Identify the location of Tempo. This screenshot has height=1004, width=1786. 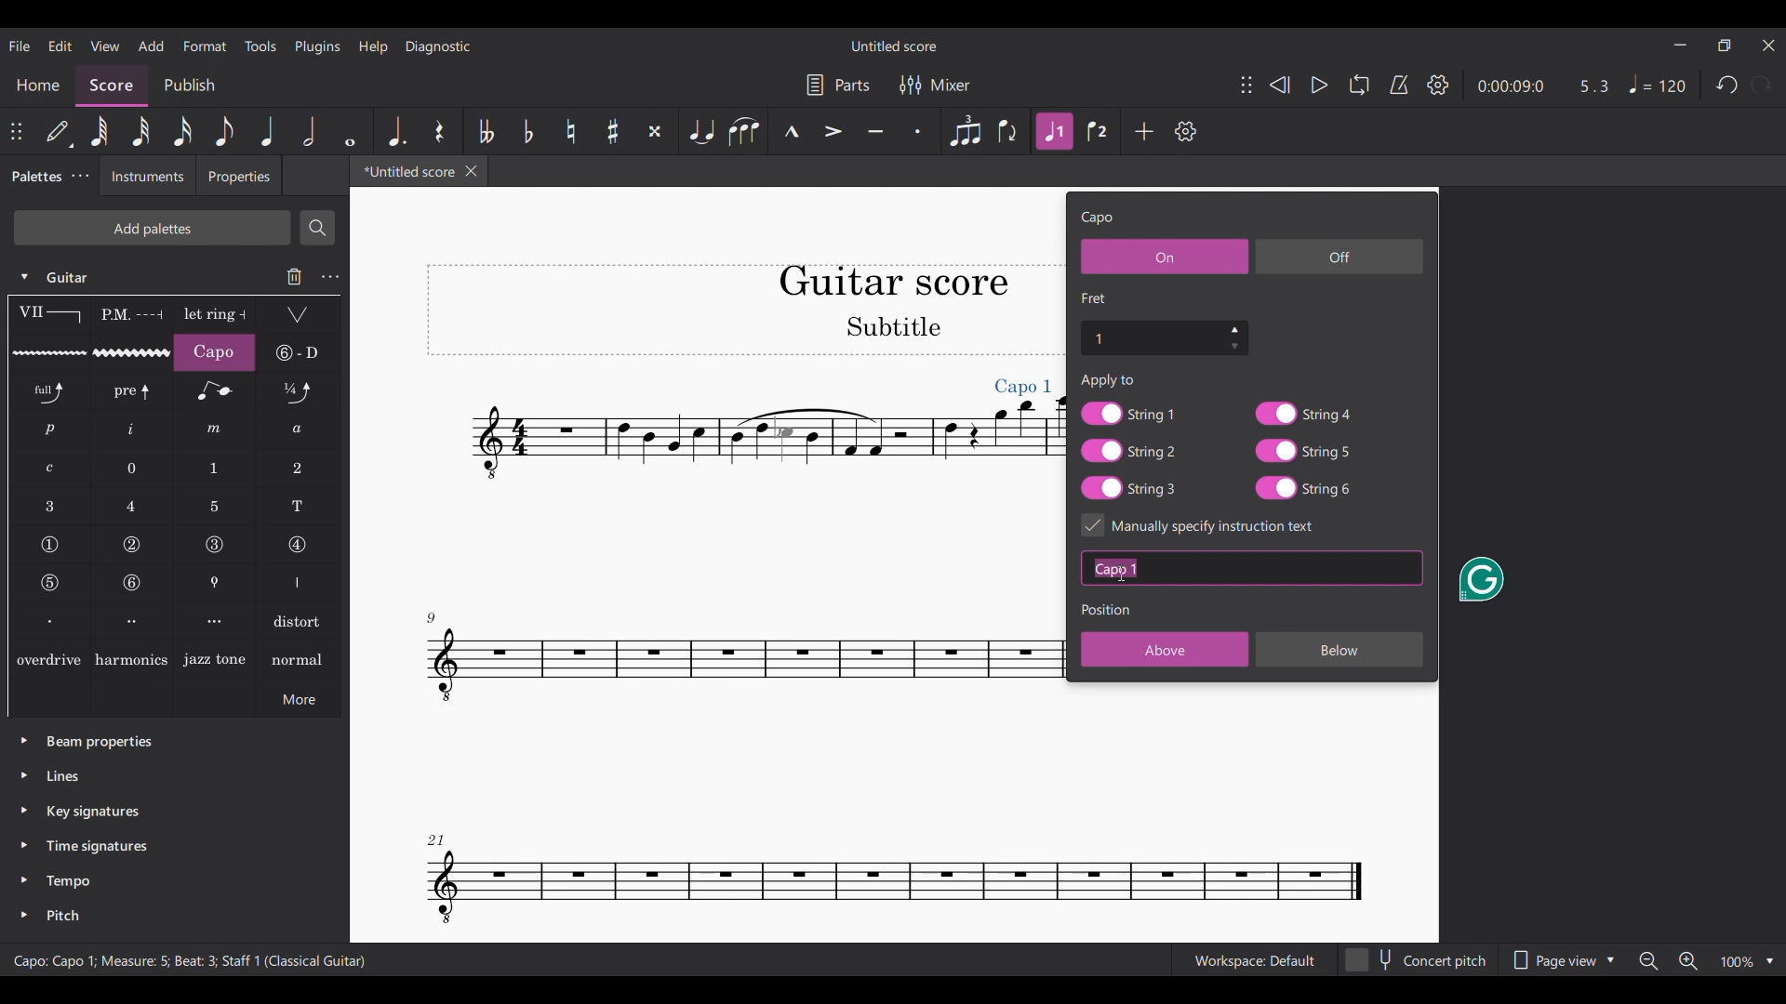
(1656, 84).